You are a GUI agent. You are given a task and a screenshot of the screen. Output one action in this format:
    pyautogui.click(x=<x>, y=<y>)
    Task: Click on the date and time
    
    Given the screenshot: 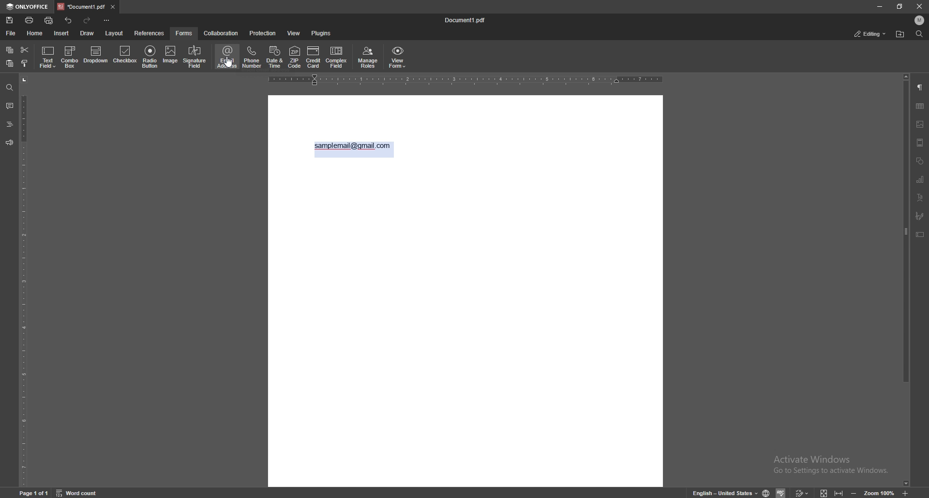 What is the action you would take?
    pyautogui.click(x=274, y=57)
    